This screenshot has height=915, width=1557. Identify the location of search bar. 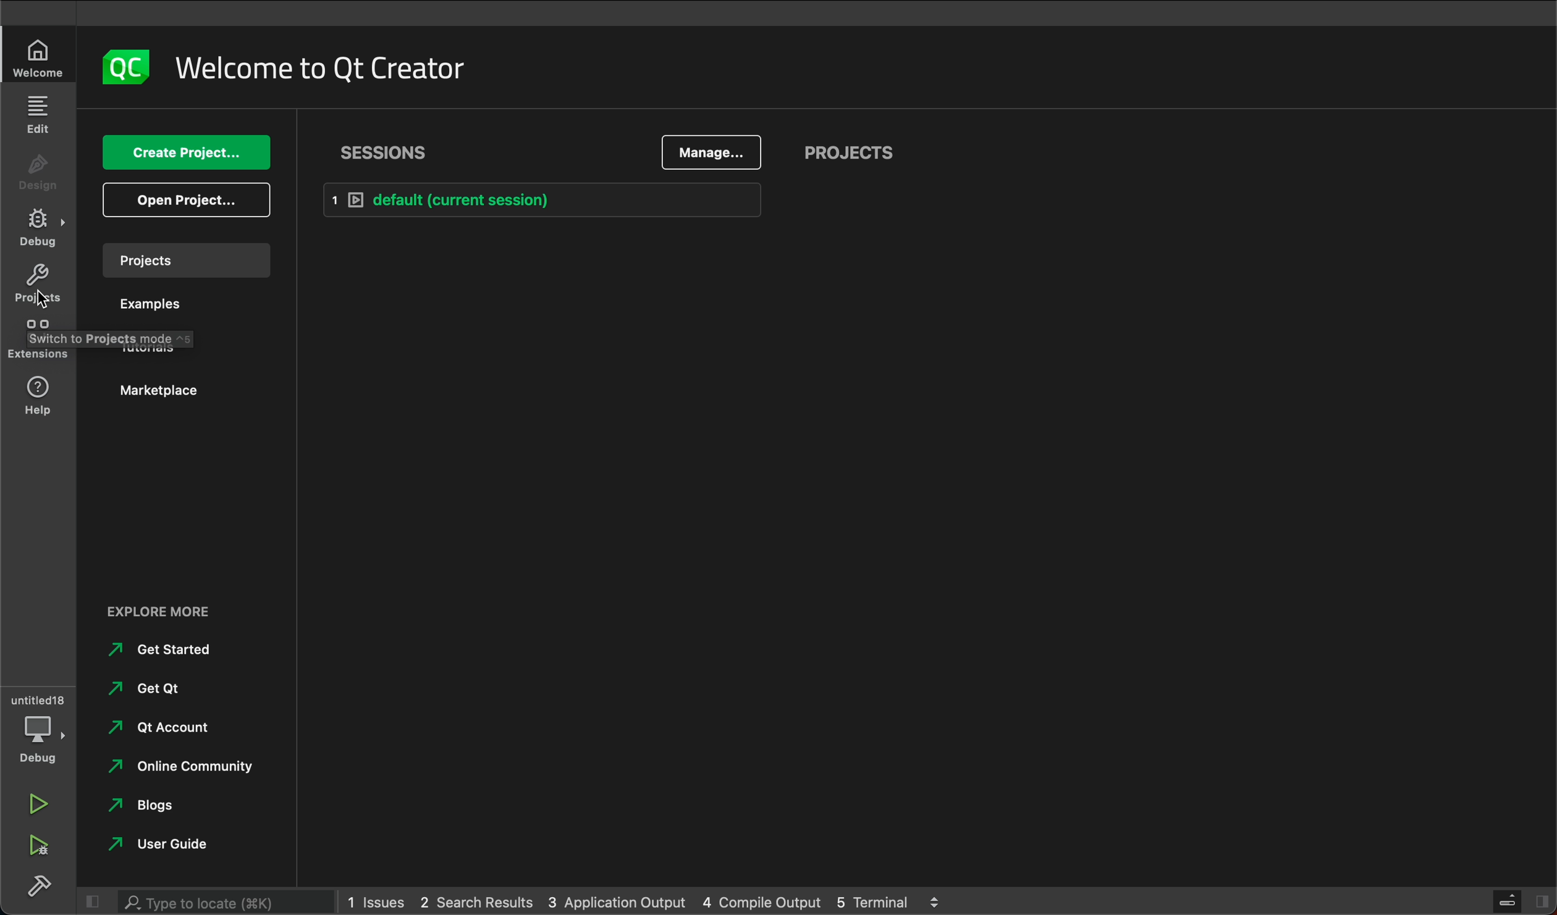
(214, 901).